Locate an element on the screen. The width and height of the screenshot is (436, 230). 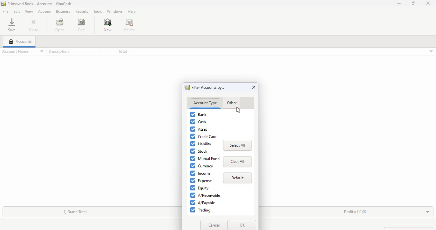
accounts details is located at coordinates (431, 51).